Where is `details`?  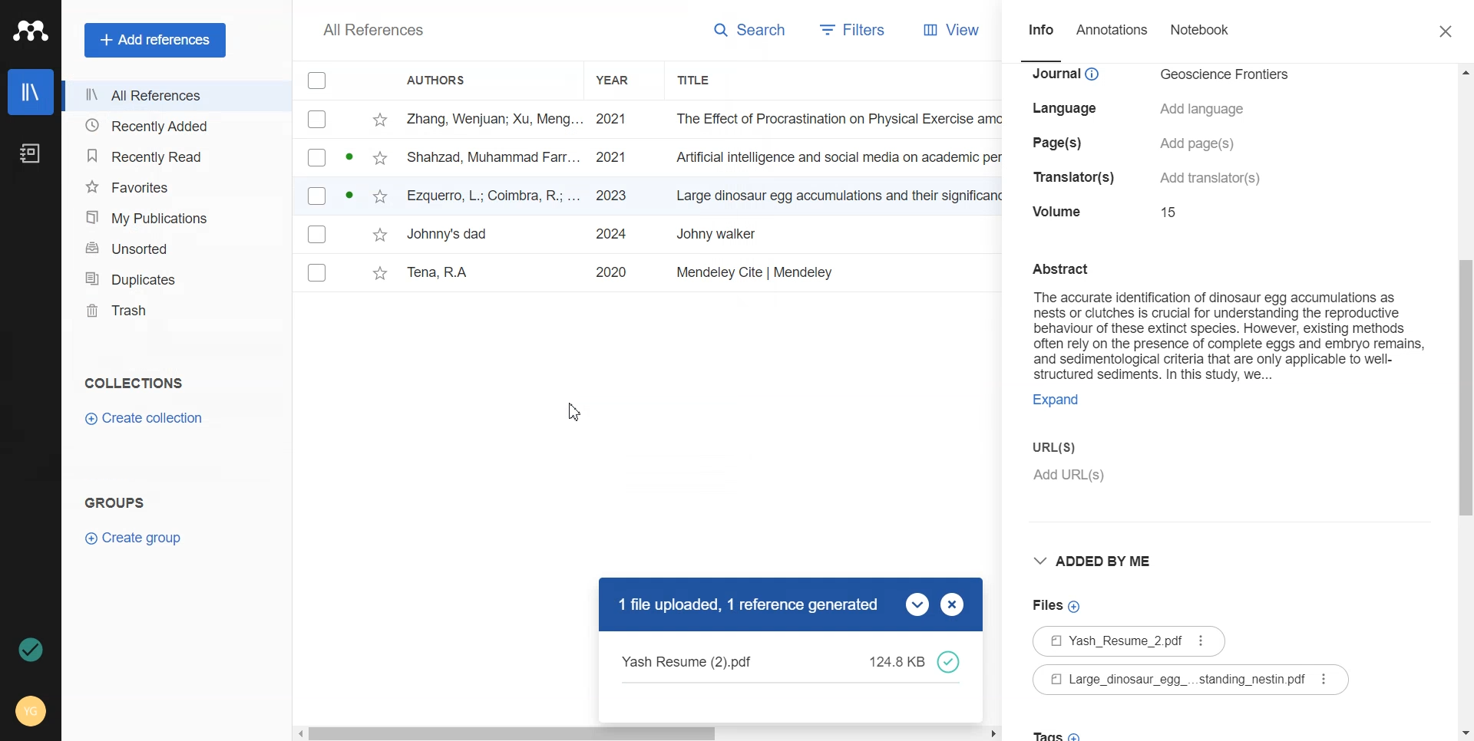
details is located at coordinates (1204, 110).